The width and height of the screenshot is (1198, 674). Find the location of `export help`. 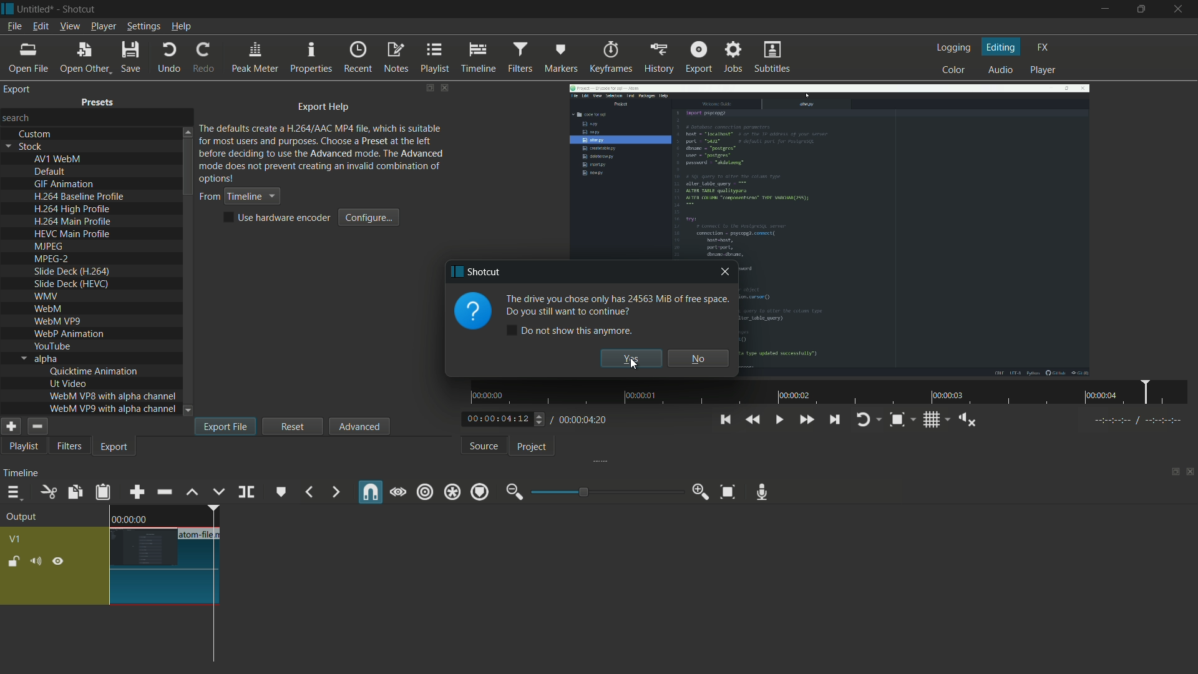

export help is located at coordinates (324, 108).